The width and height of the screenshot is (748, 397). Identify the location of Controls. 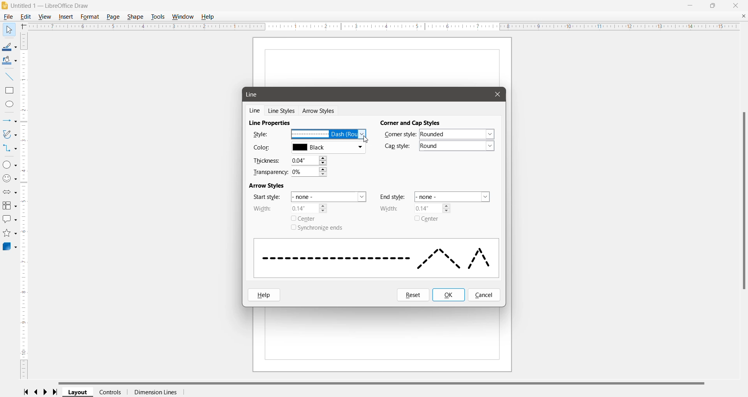
(111, 393).